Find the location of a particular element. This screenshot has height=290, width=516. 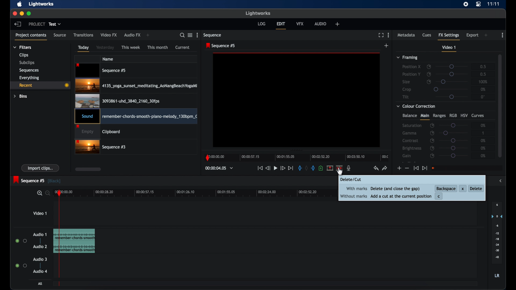

brightness is located at coordinates (412, 148).